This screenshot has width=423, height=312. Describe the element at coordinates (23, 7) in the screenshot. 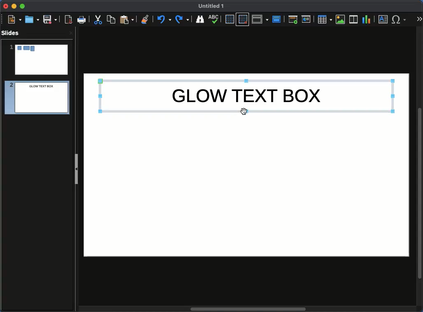

I see `Maximize` at that location.